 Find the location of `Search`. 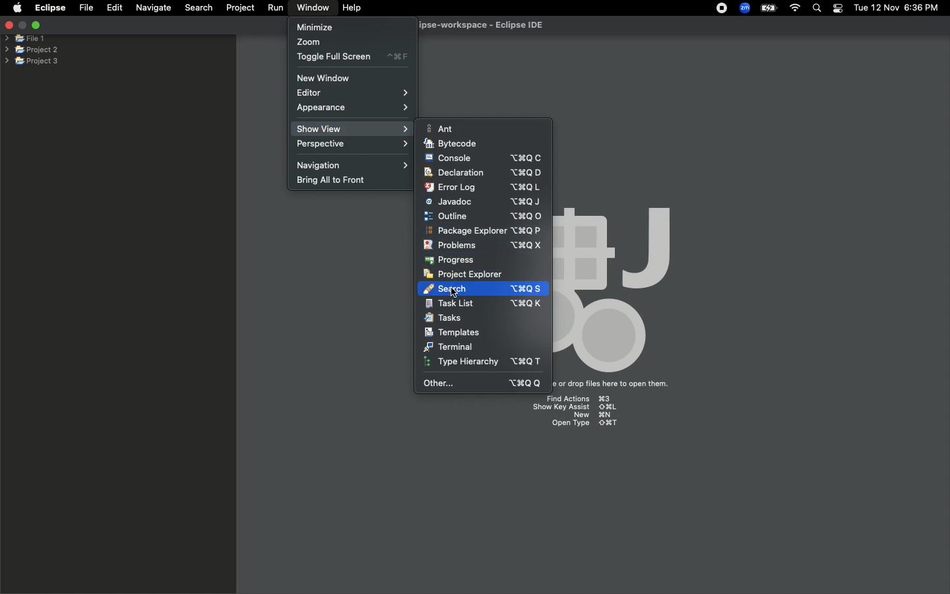

Search is located at coordinates (197, 7).